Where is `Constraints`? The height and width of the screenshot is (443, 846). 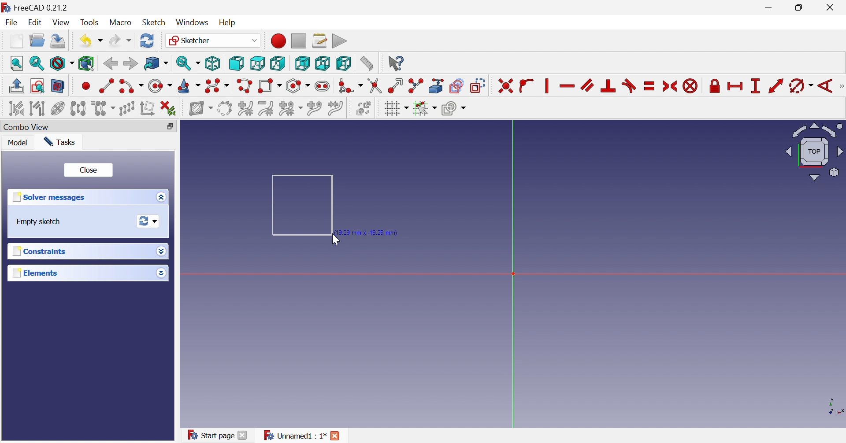 Constraints is located at coordinates (37, 252).